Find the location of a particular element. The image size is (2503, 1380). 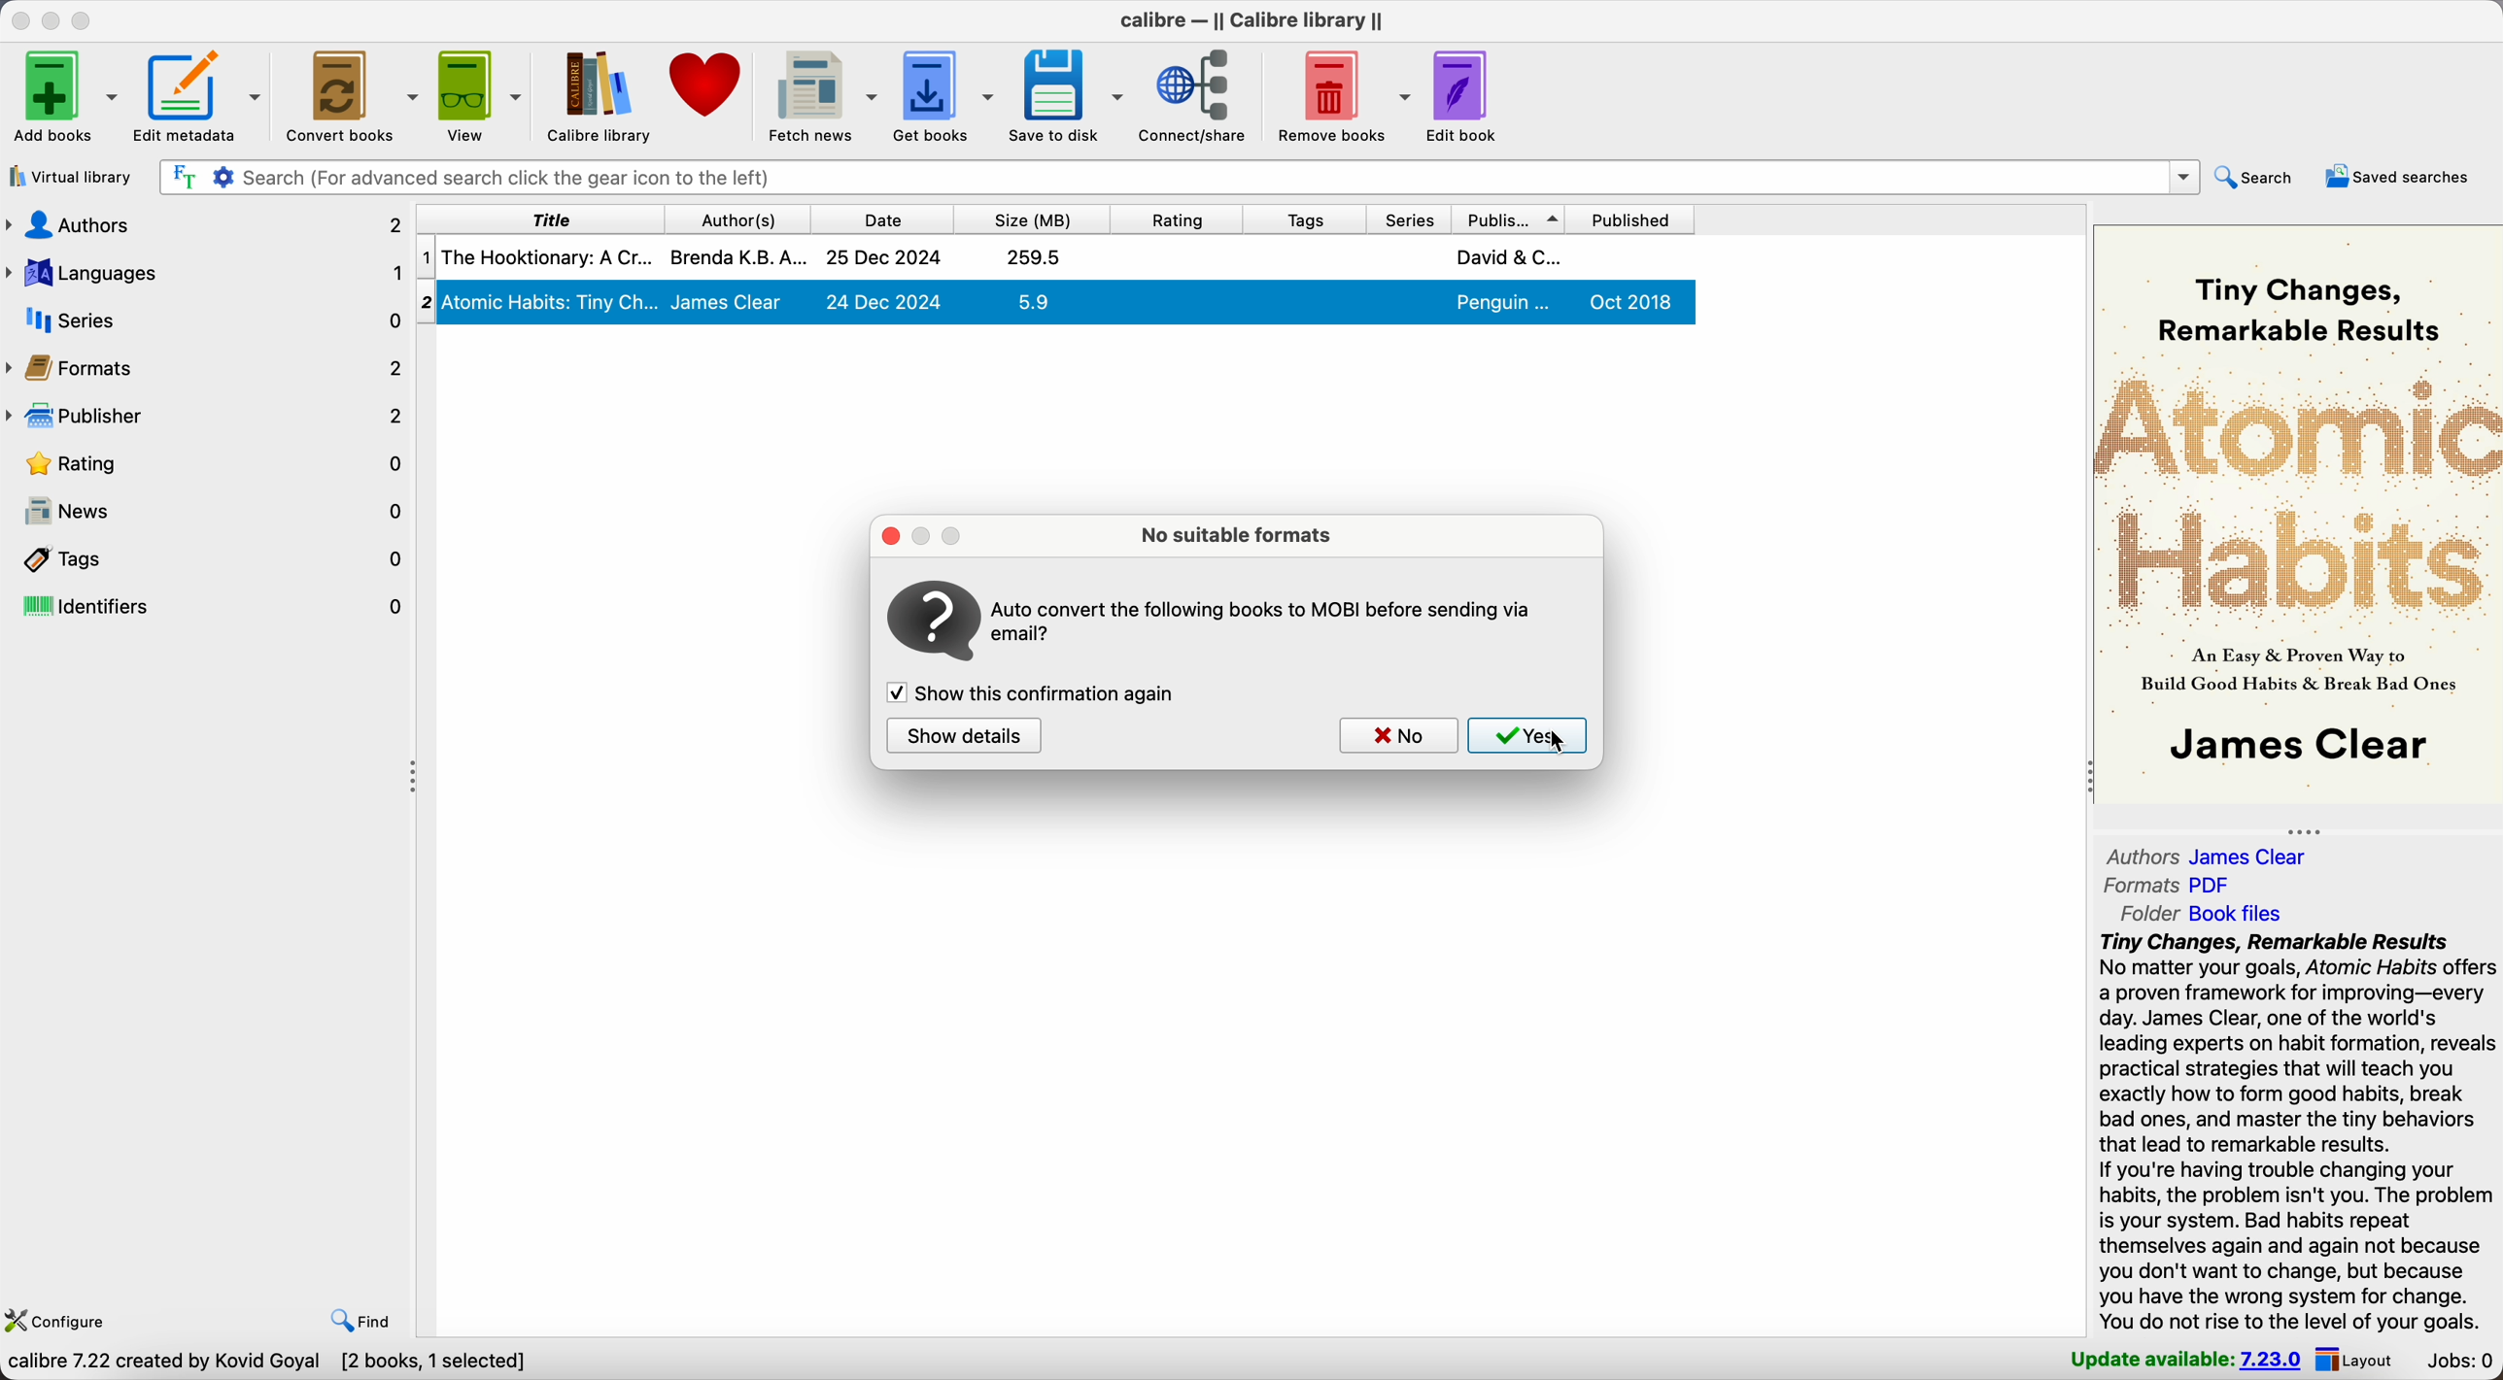

title is located at coordinates (536, 218).